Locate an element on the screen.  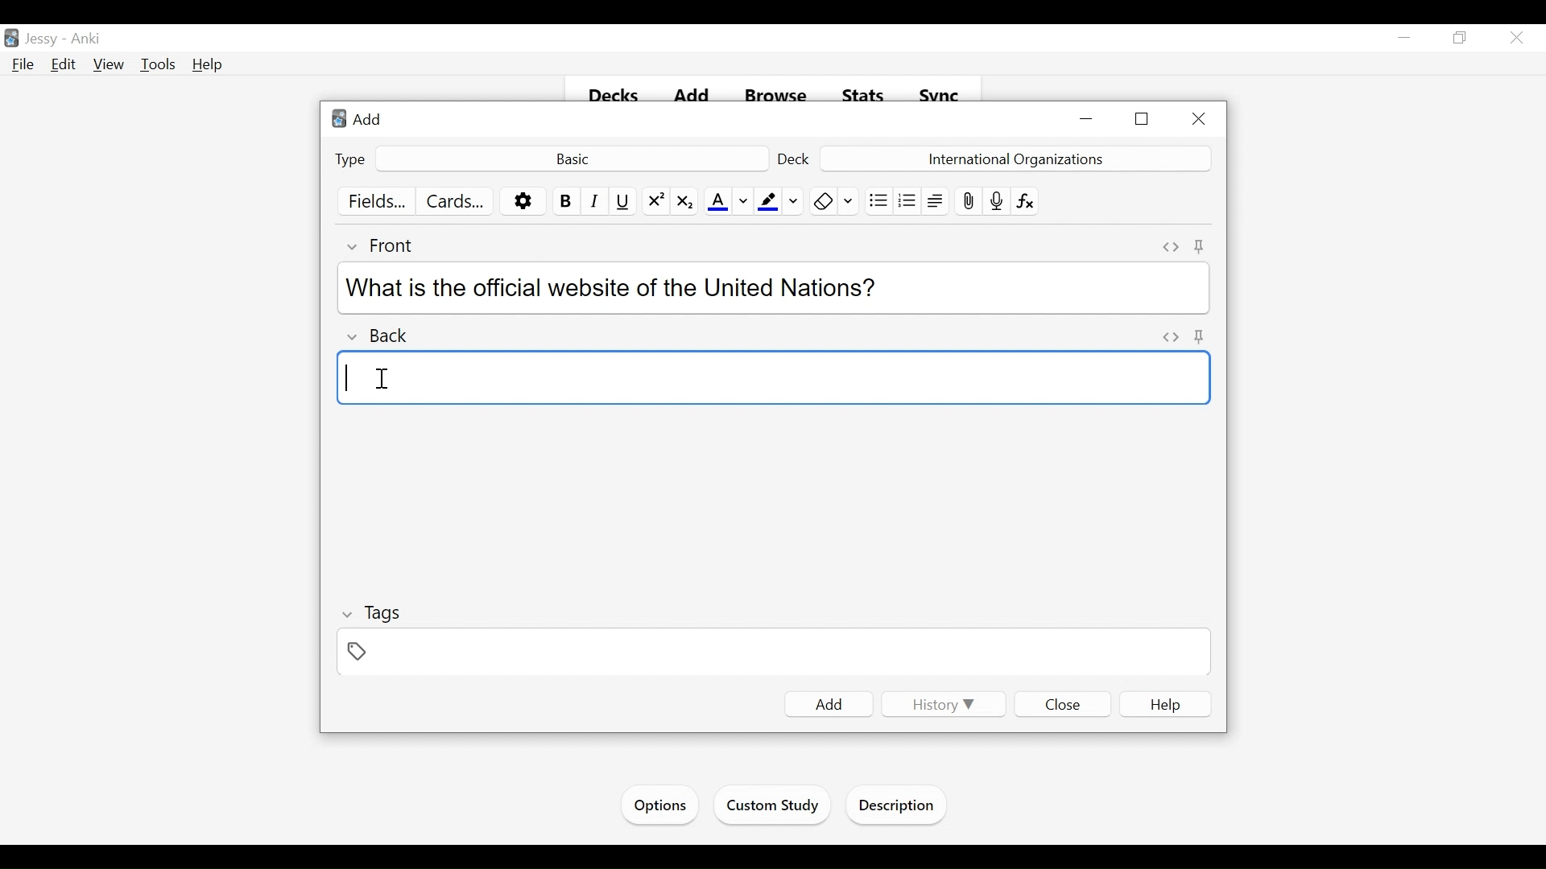
Text Highlighting color is located at coordinates (767, 201).